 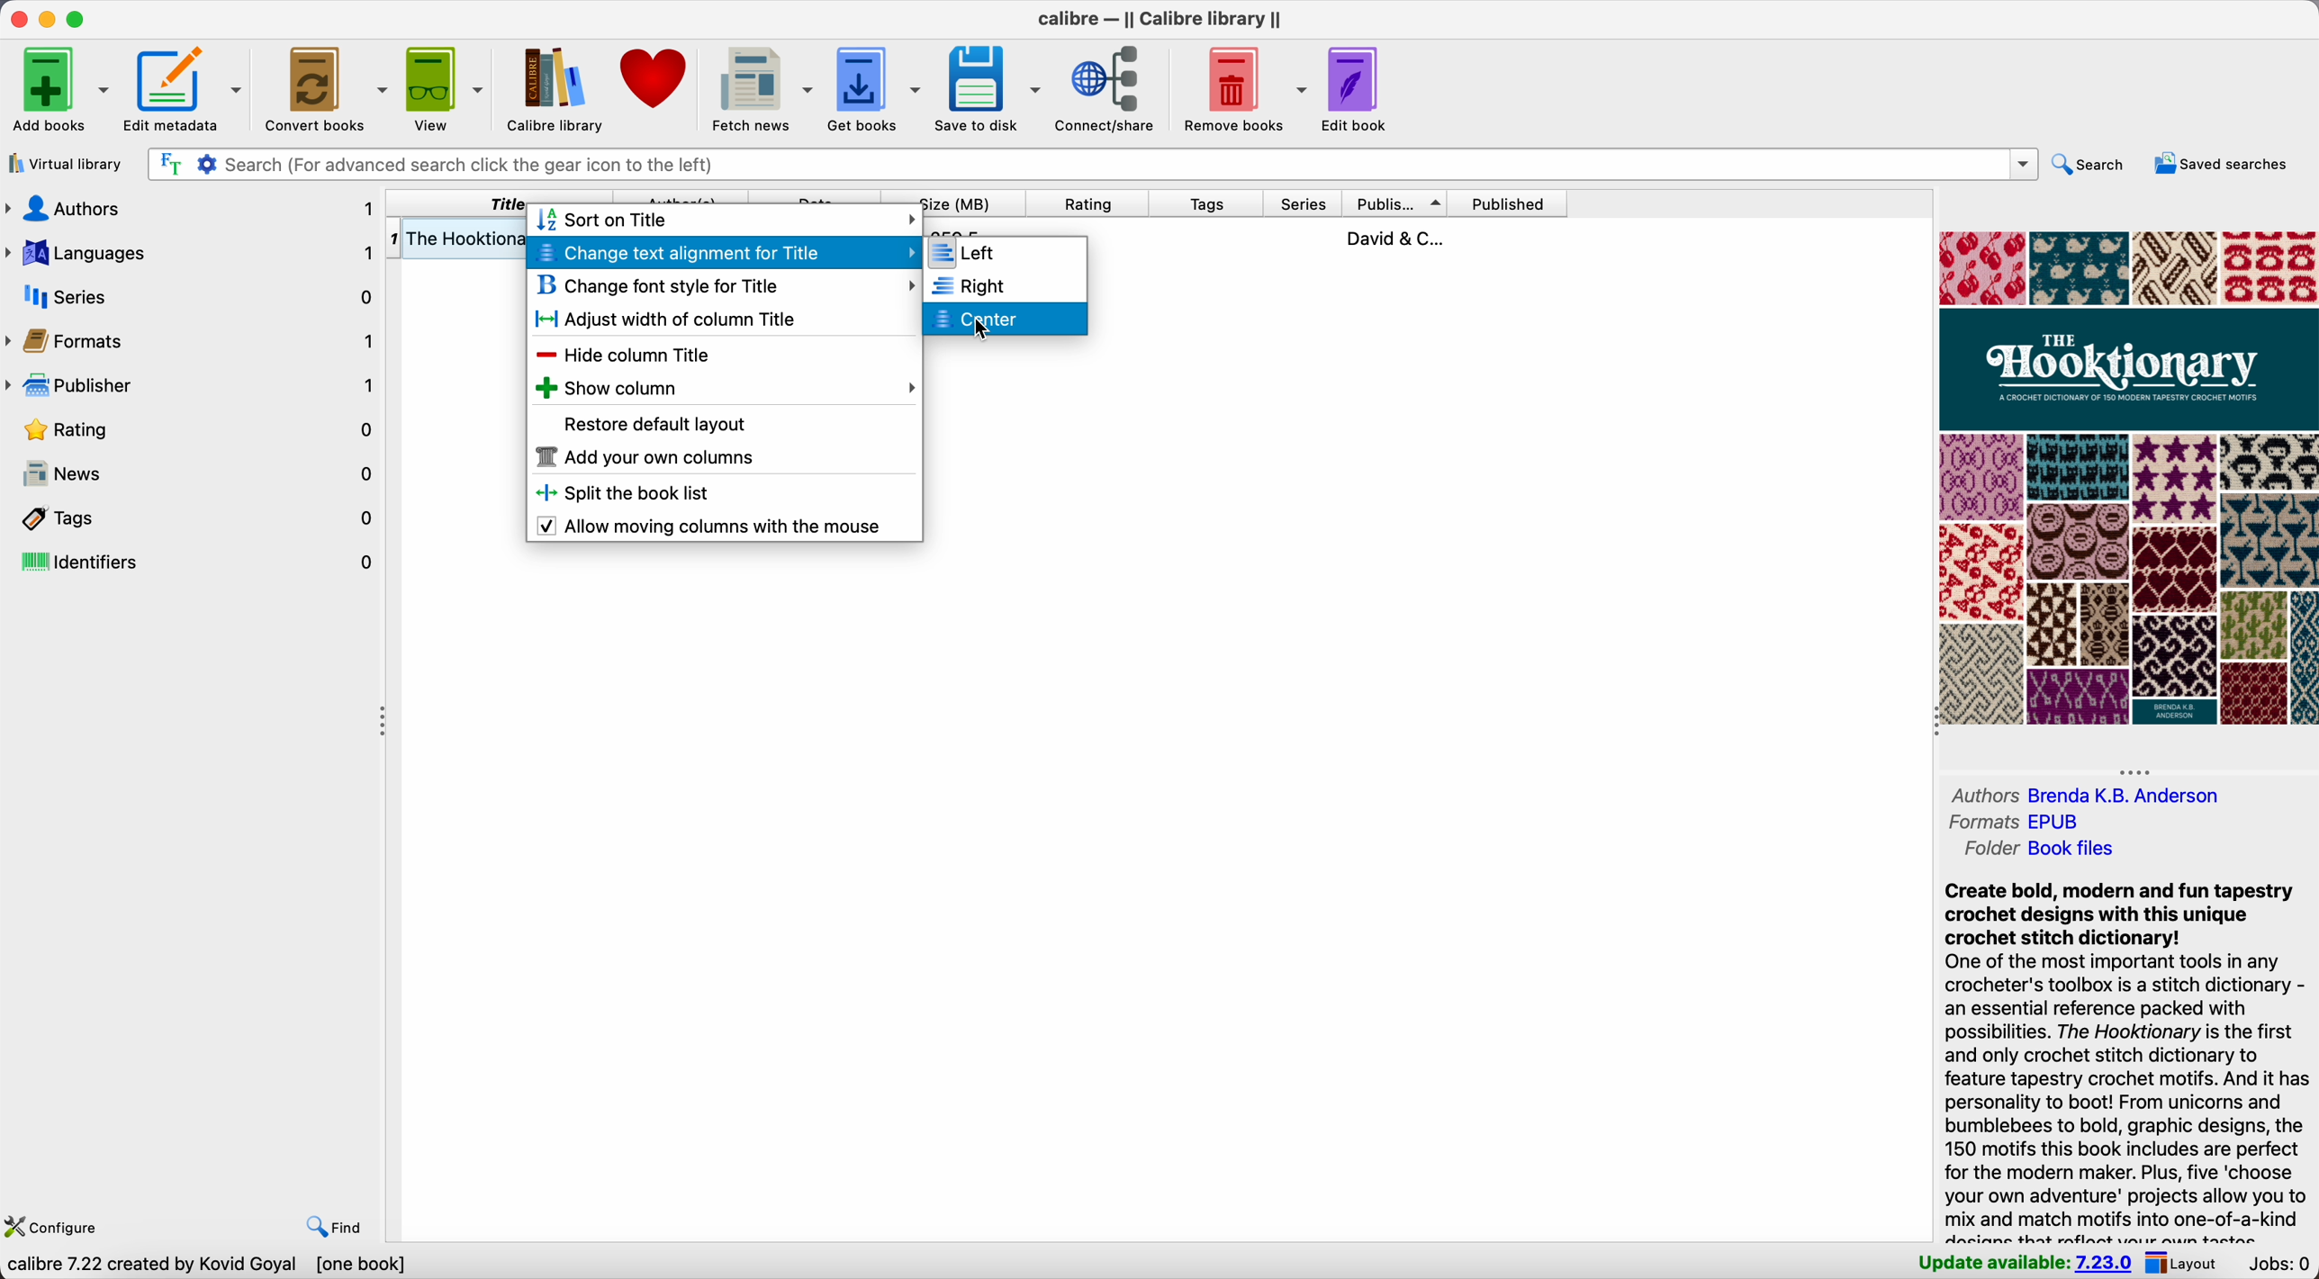 What do you see at coordinates (14, 18) in the screenshot?
I see `close Calibre` at bounding box center [14, 18].